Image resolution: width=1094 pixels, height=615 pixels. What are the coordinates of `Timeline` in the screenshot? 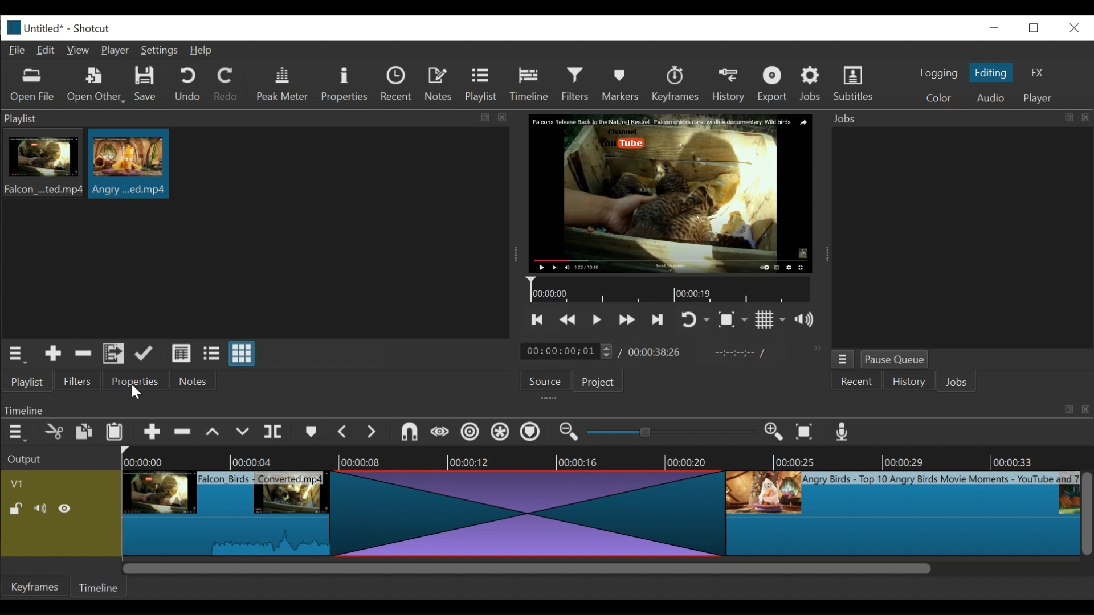 It's located at (607, 458).